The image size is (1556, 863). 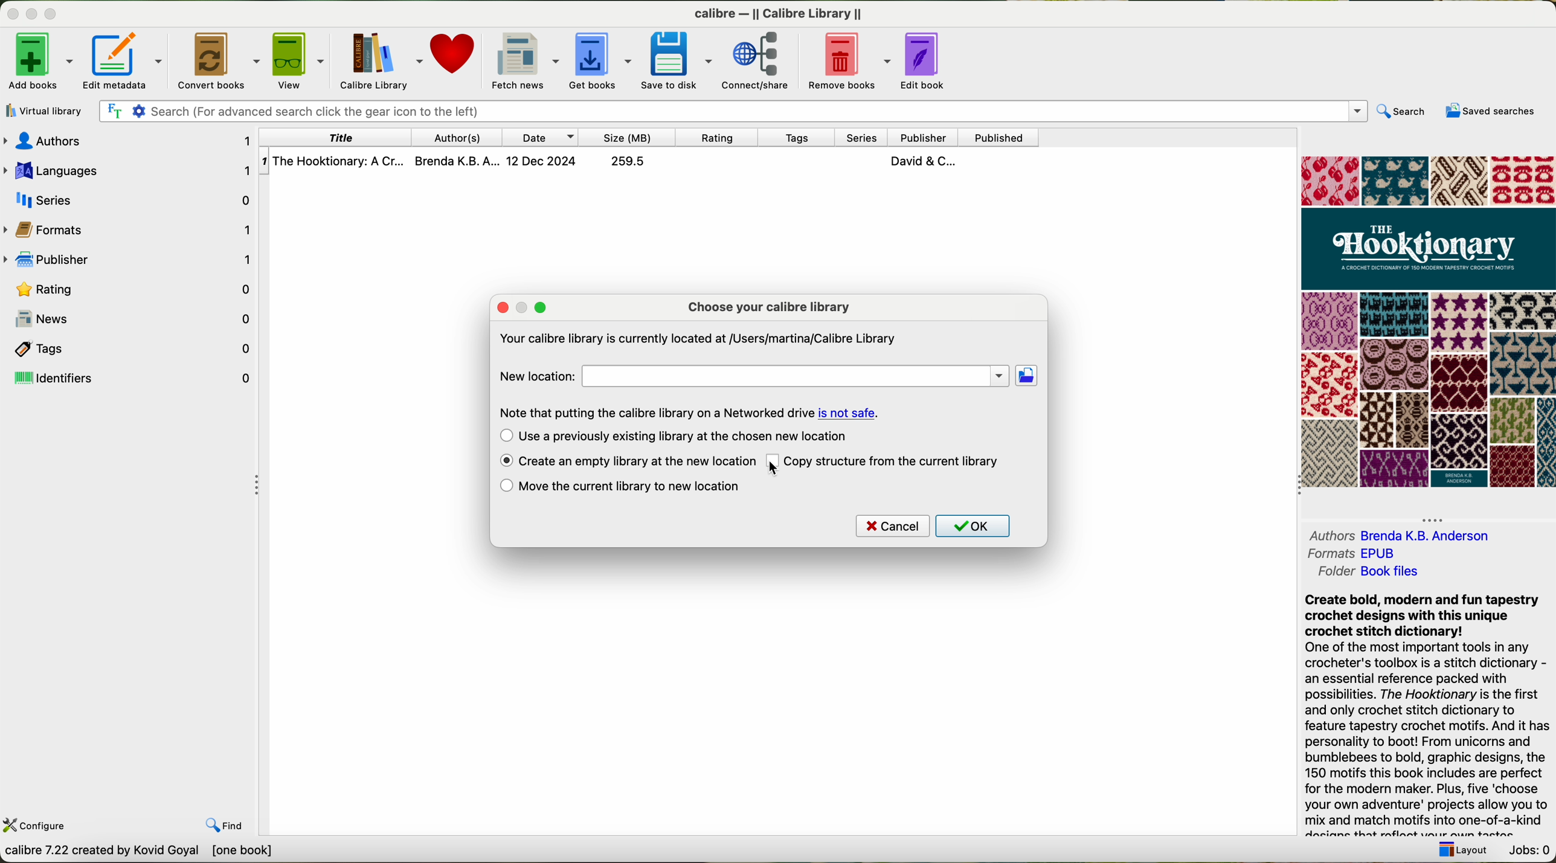 What do you see at coordinates (217, 59) in the screenshot?
I see `convert books` at bounding box center [217, 59].